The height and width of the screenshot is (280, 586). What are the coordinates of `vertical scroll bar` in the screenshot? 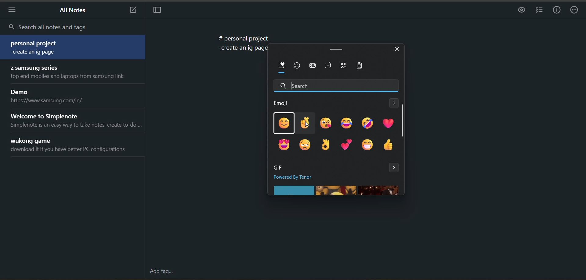 It's located at (403, 120).